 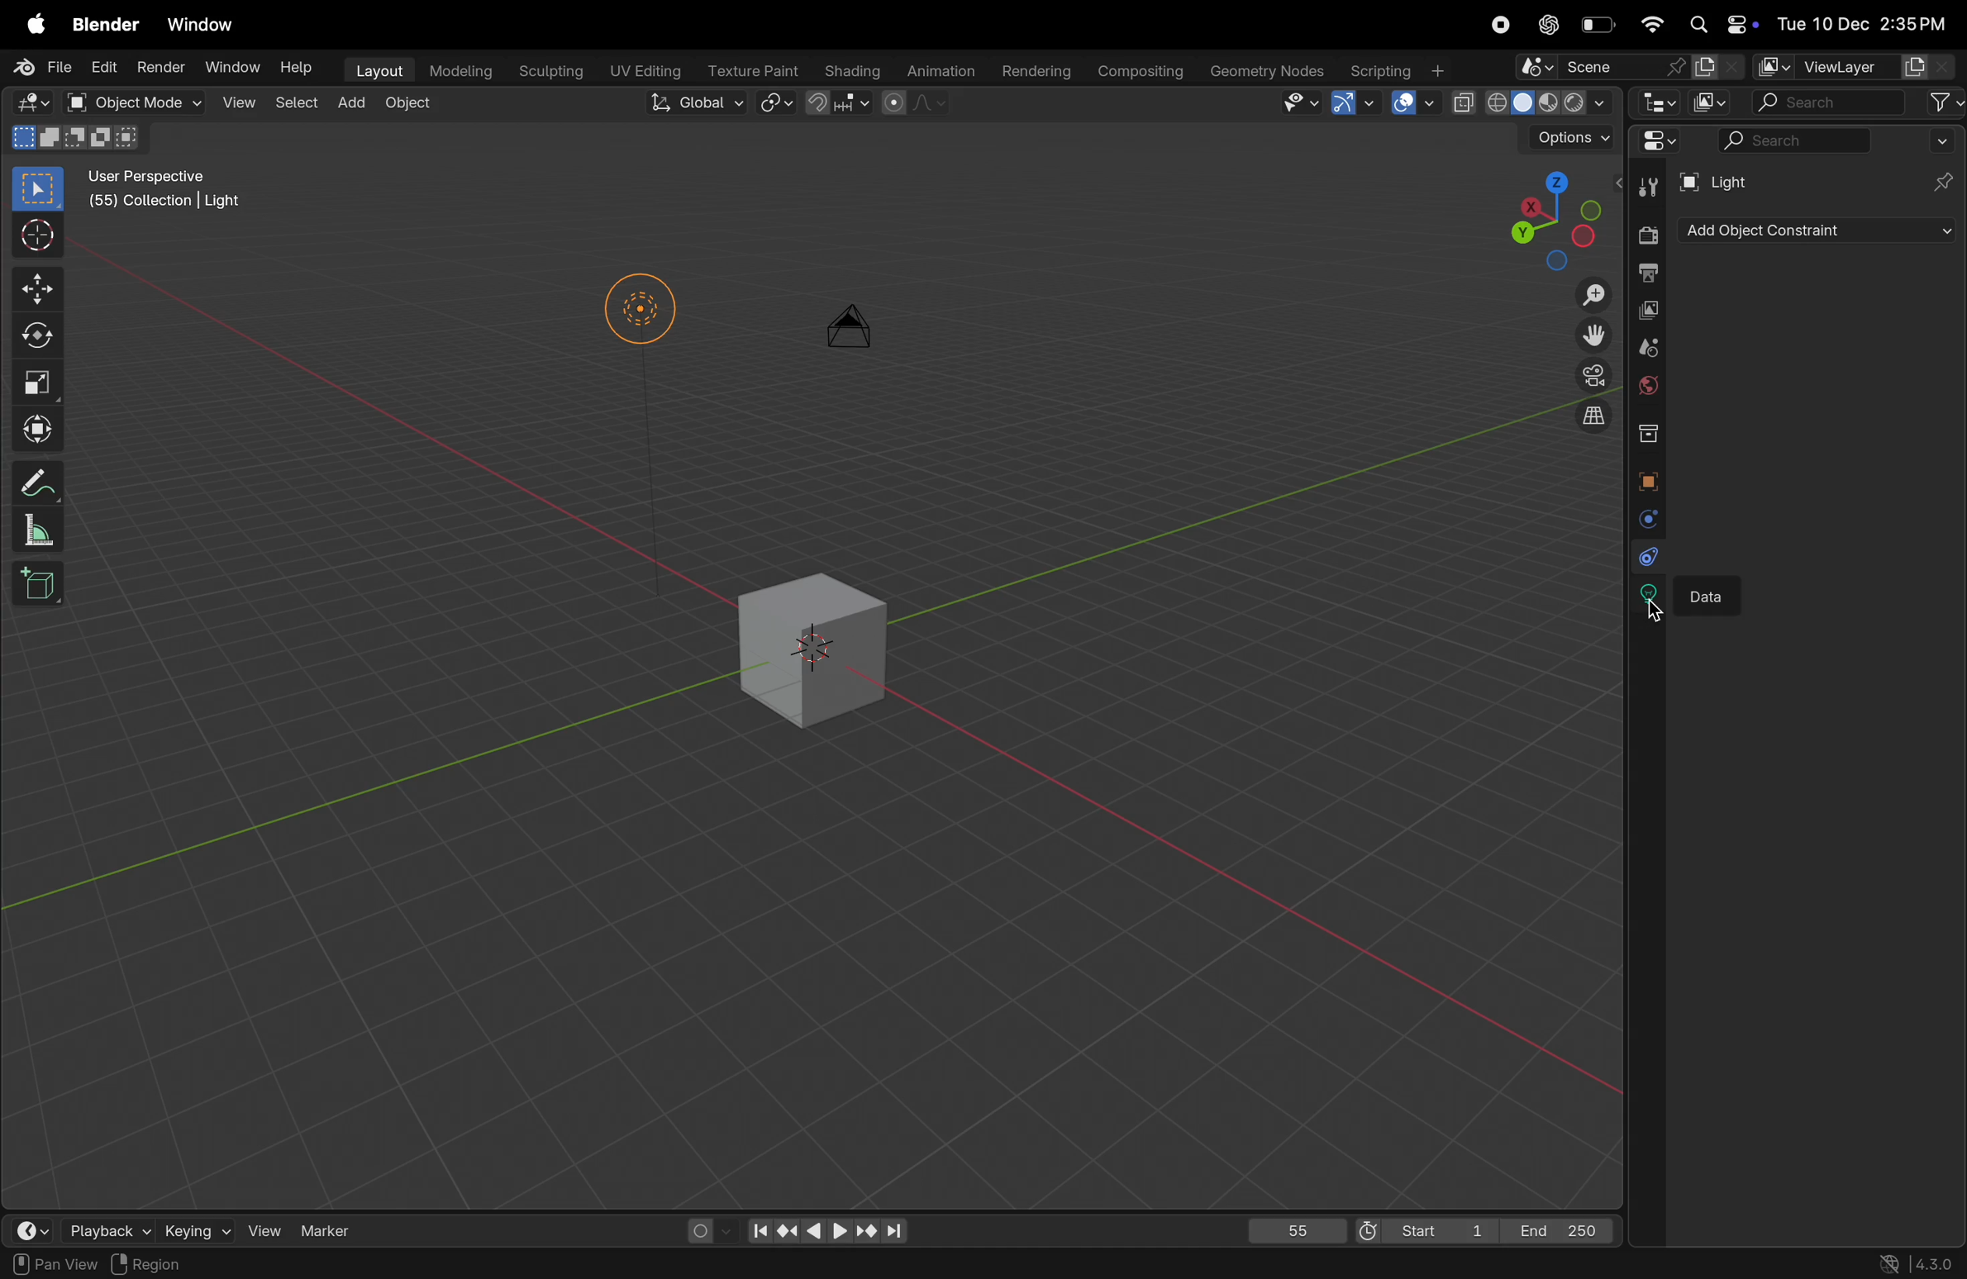 What do you see at coordinates (1568, 137) in the screenshot?
I see `option` at bounding box center [1568, 137].